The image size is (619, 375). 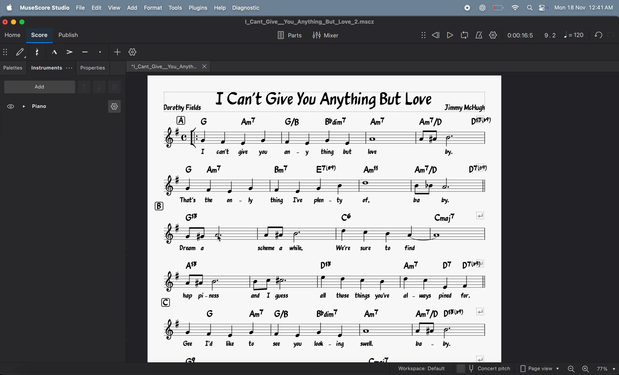 I want to click on stacatto, so click(x=100, y=51).